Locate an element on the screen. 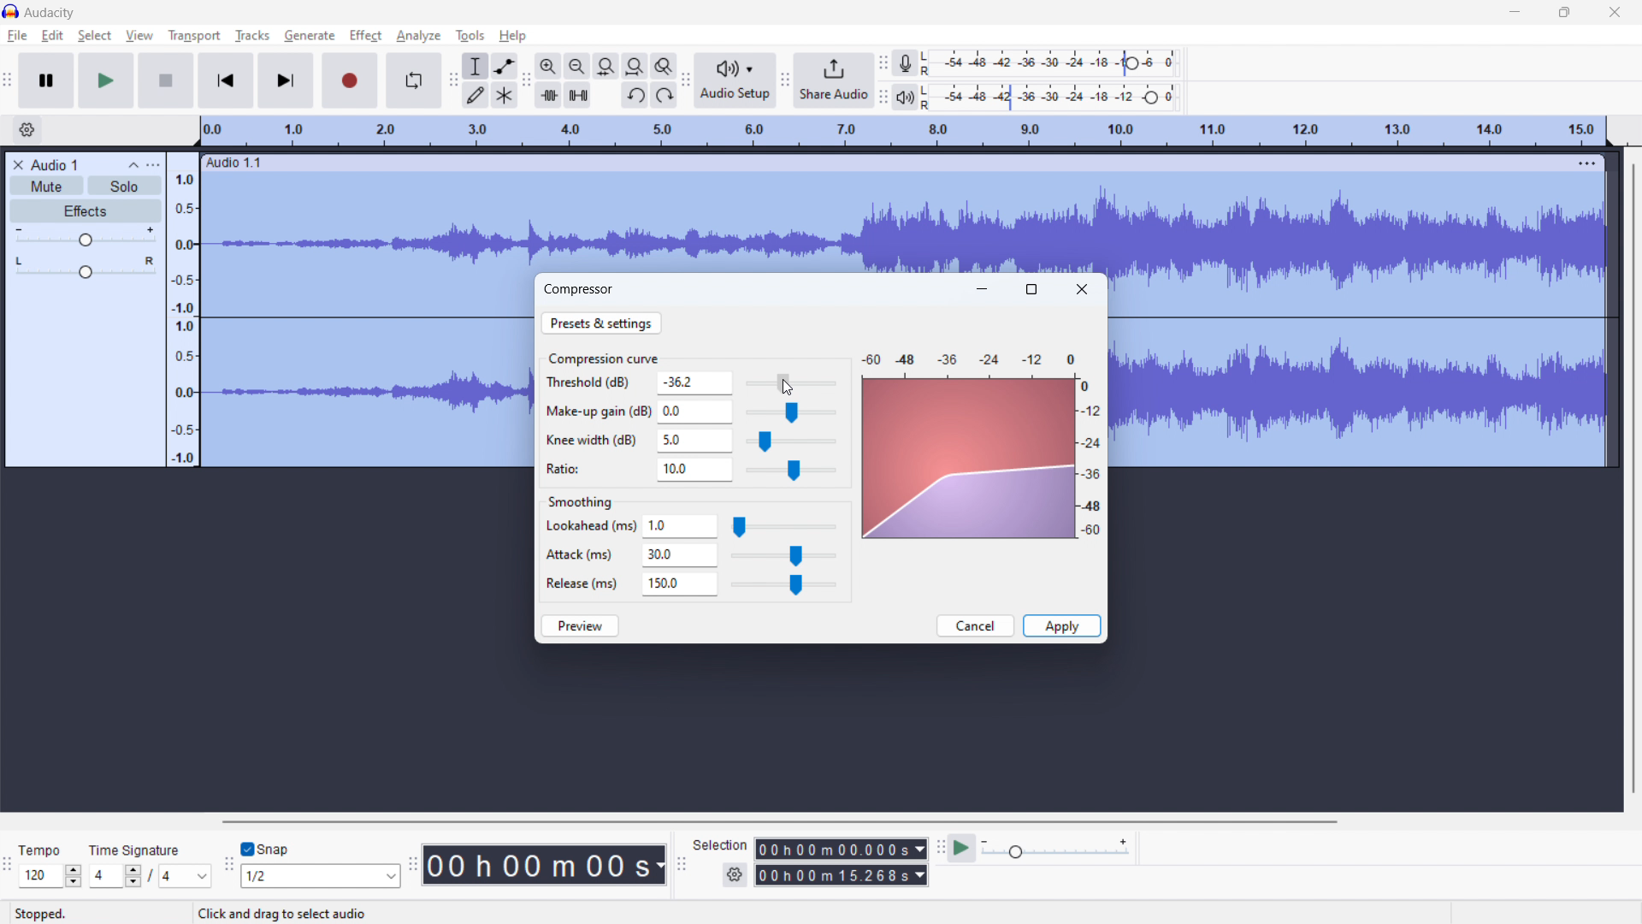 This screenshot has height=924, width=1642. transport is located at coordinates (194, 36).